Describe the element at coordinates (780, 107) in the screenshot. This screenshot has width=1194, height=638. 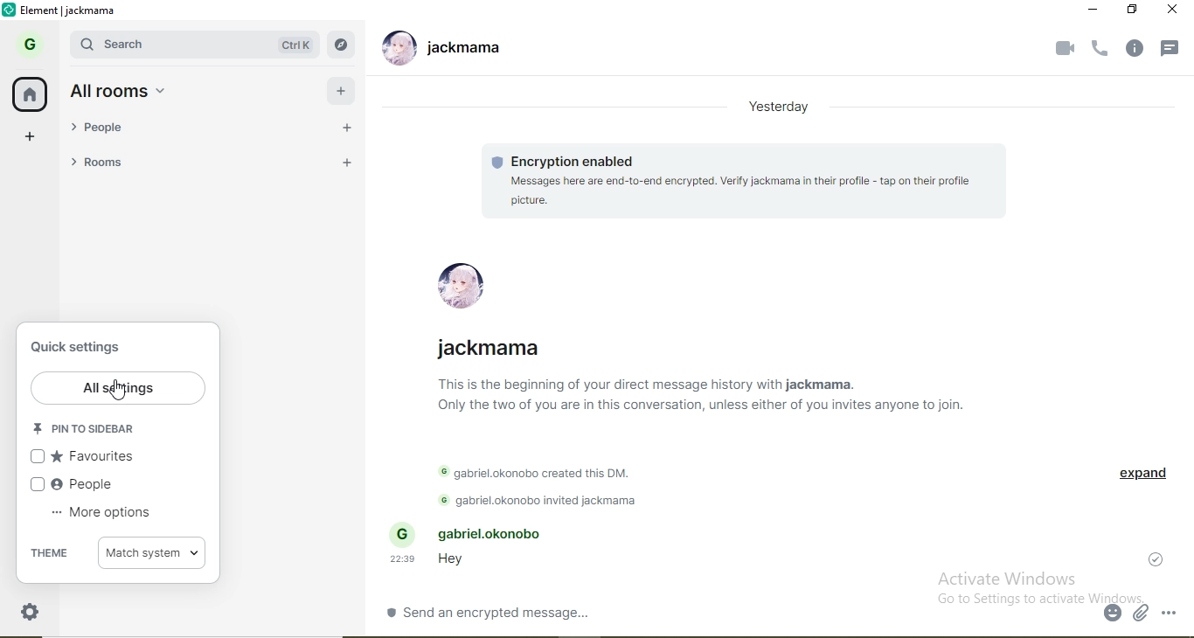
I see `yesterday` at that location.